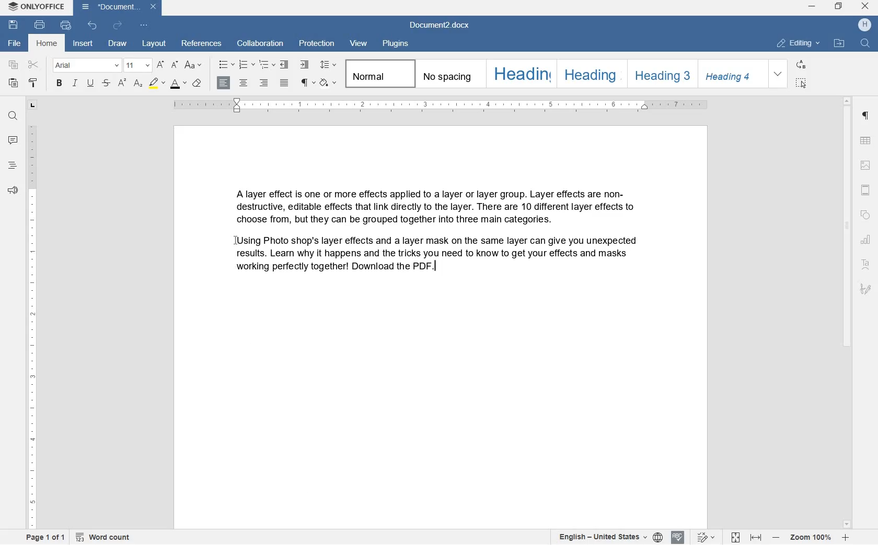  I want to click on HP, so click(864, 26).